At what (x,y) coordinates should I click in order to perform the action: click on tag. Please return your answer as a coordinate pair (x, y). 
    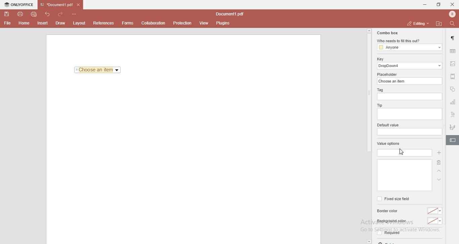
    Looking at the image, I should click on (379, 90).